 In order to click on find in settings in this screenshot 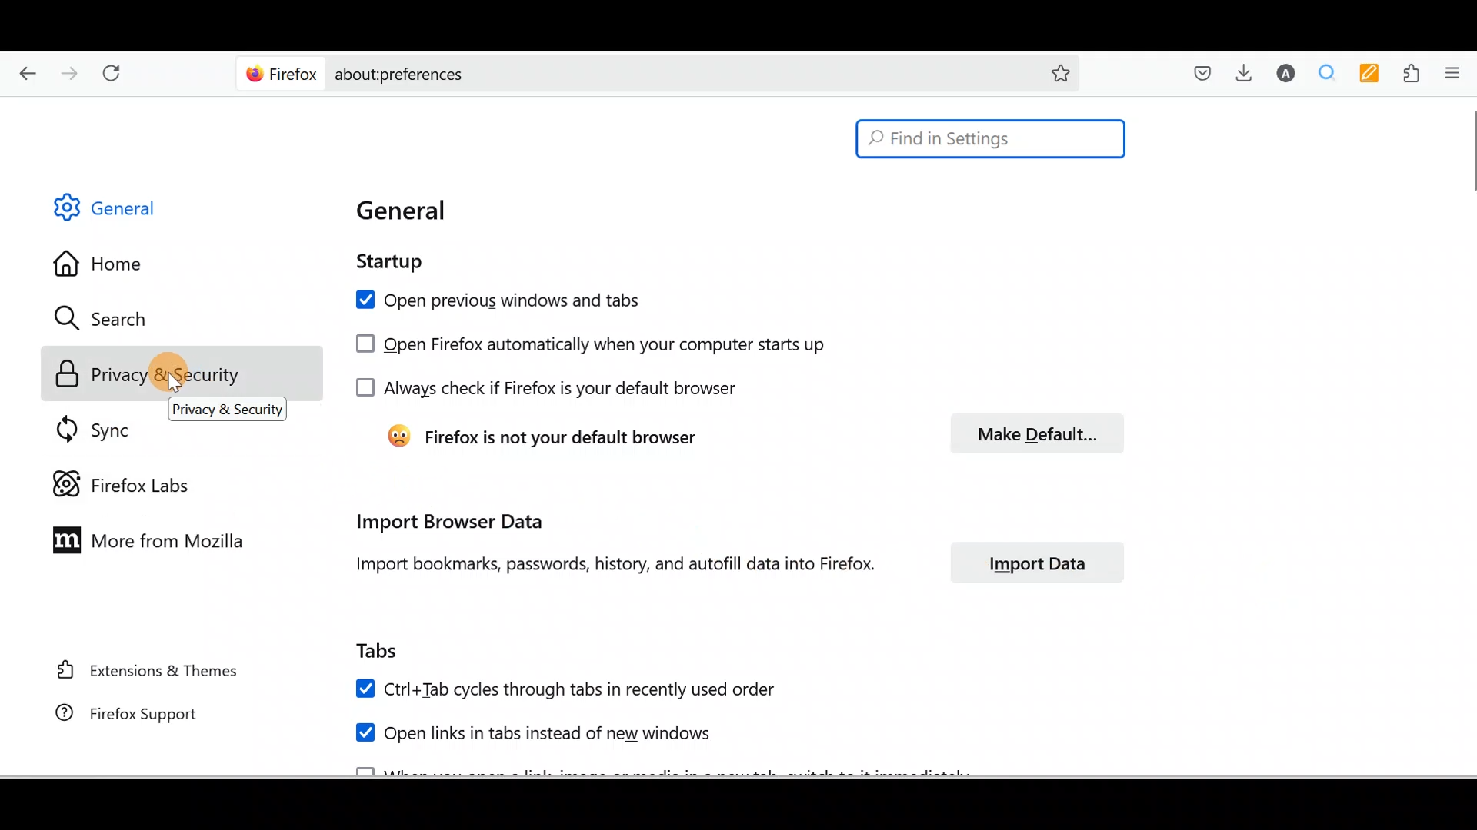, I will do `click(989, 138)`.